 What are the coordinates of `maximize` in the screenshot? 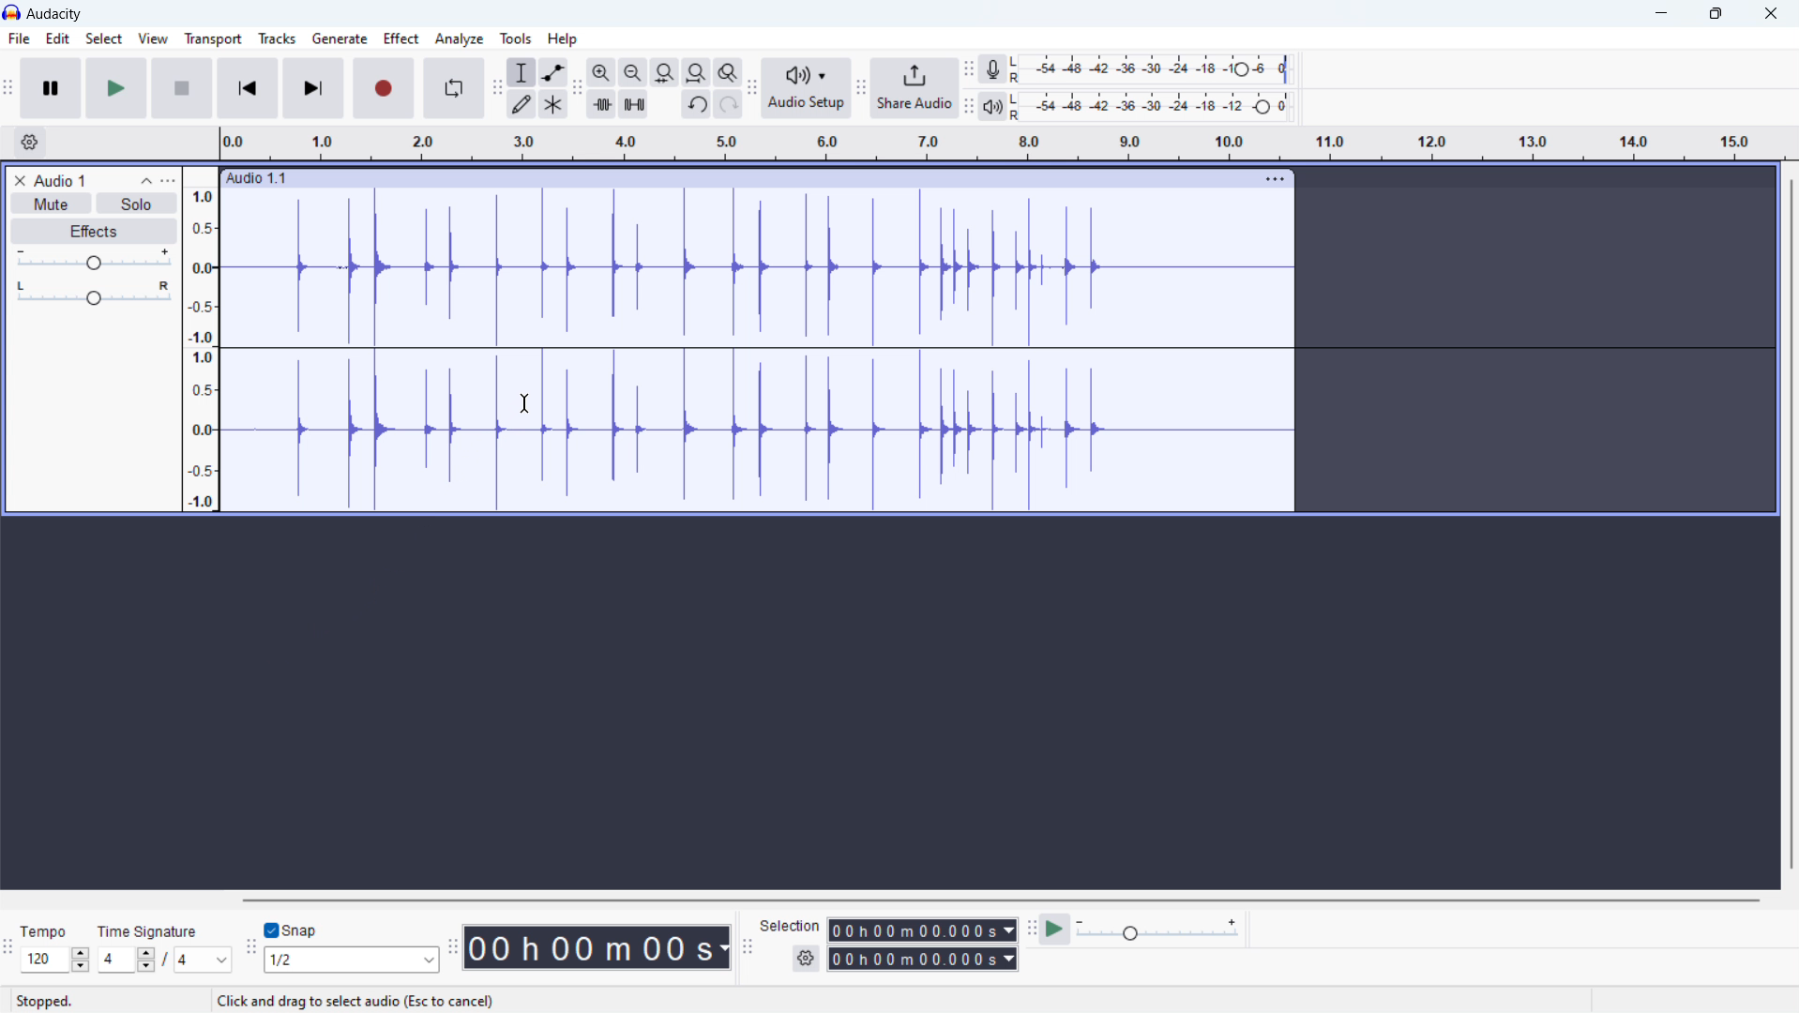 It's located at (1714, 14).